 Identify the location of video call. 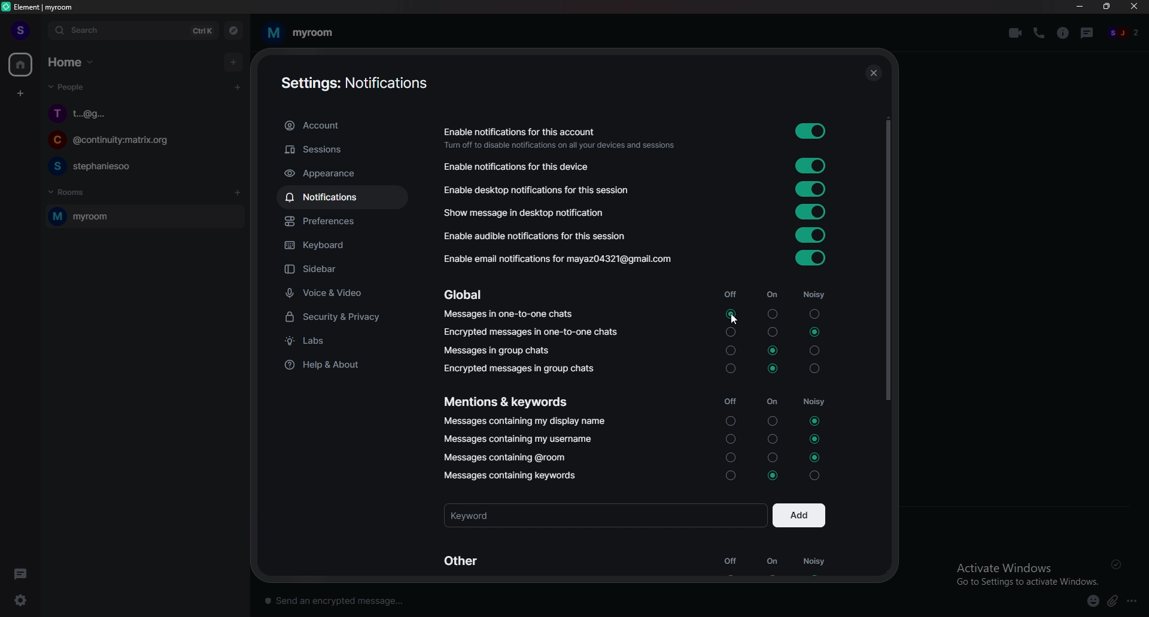
(1014, 33).